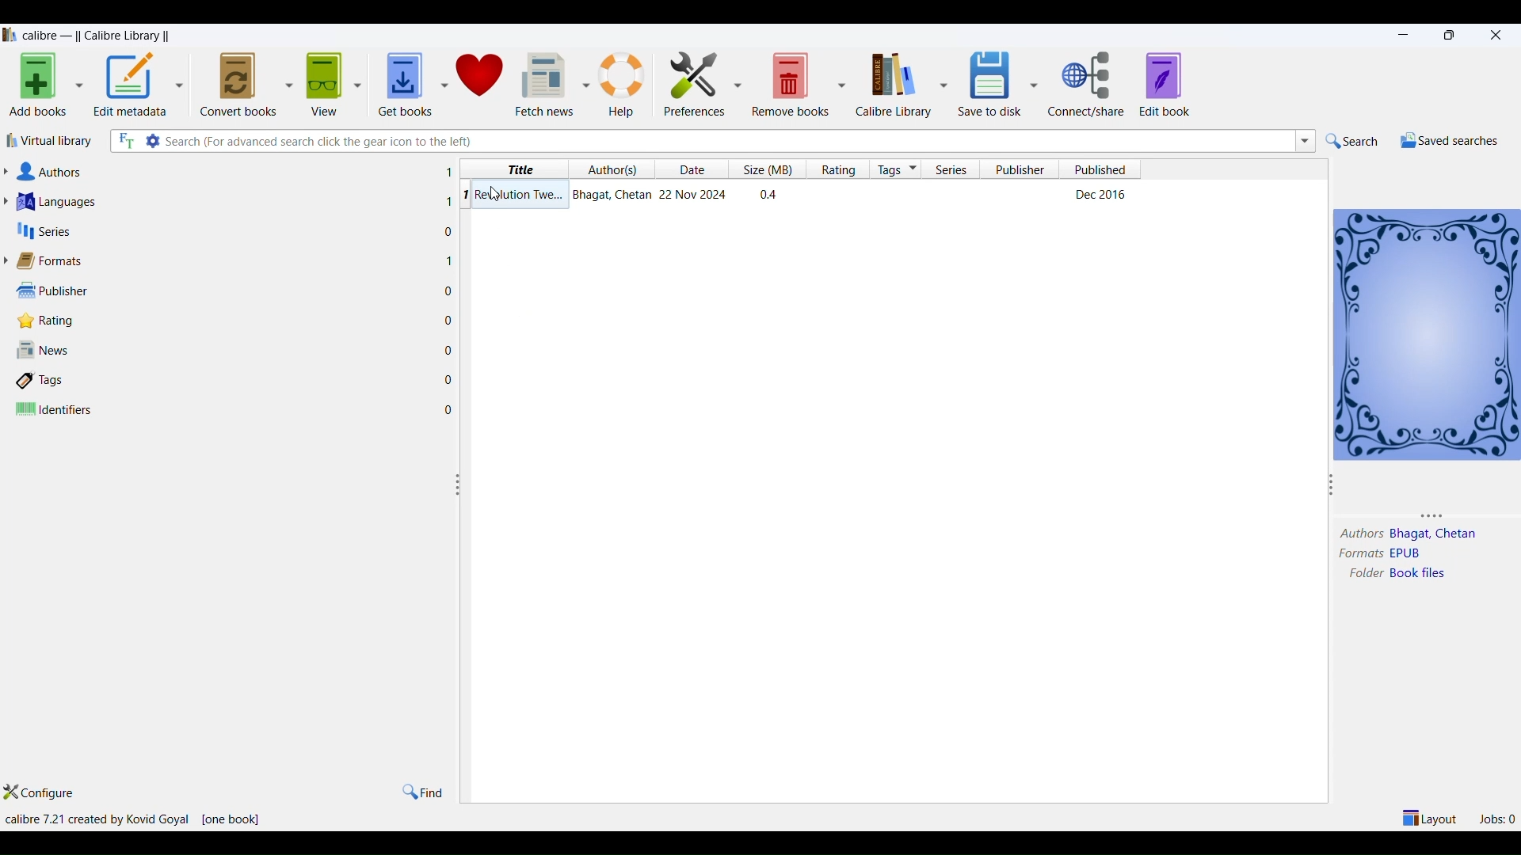 This screenshot has width=1521, height=855. What do you see at coordinates (1447, 34) in the screenshot?
I see `maximize` at bounding box center [1447, 34].